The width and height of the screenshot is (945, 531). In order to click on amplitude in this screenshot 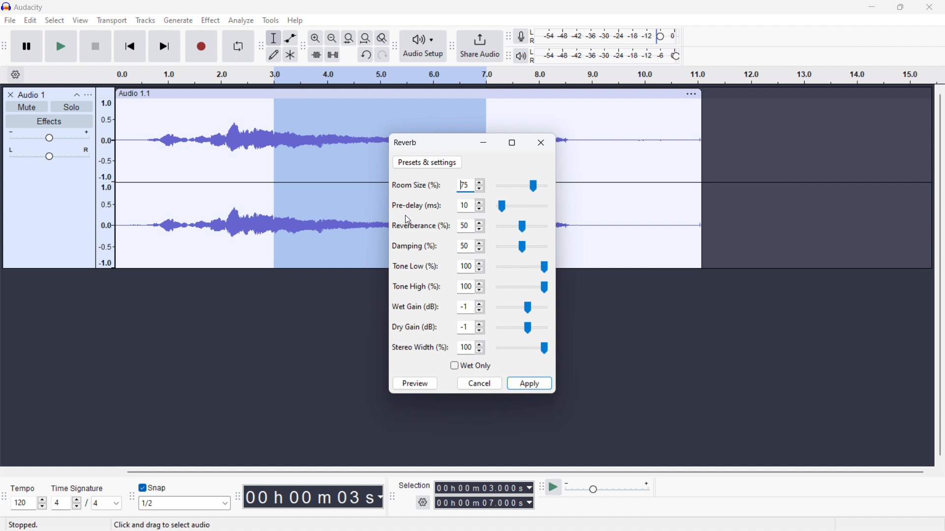, I will do `click(106, 183)`.